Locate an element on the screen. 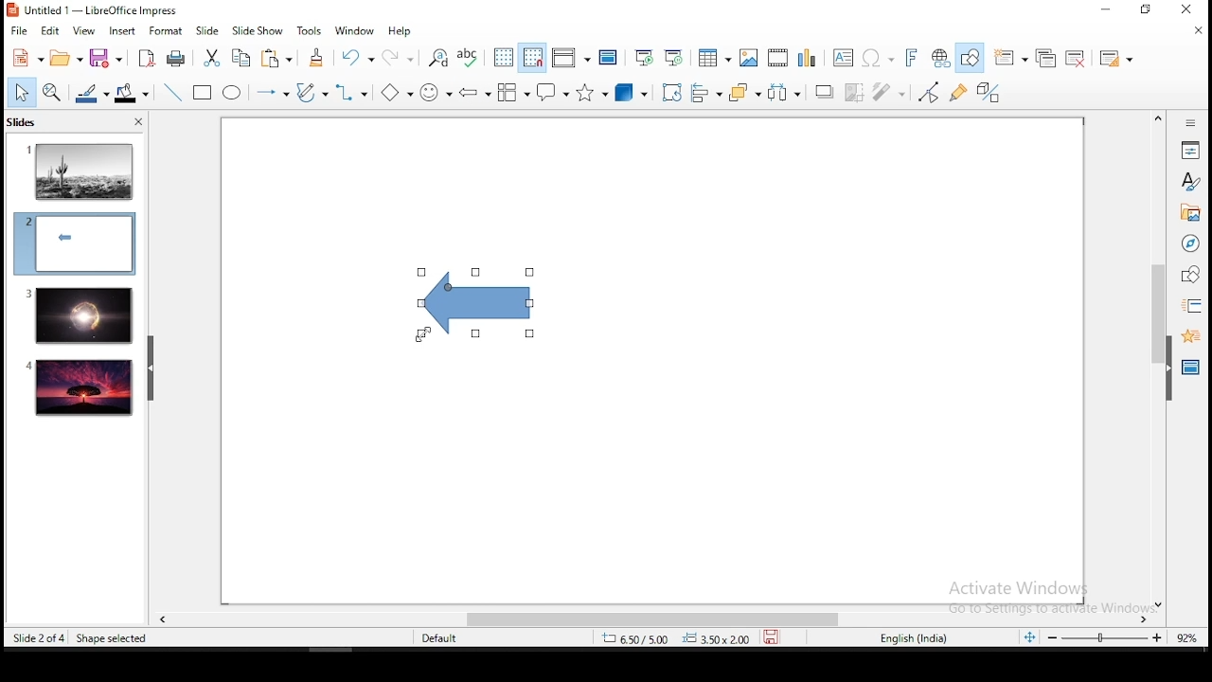 This screenshot has height=682, width=1212. images is located at coordinates (748, 58).